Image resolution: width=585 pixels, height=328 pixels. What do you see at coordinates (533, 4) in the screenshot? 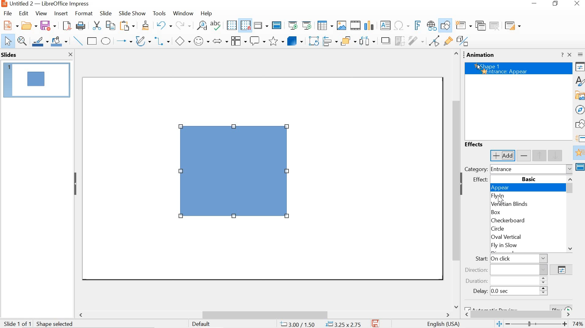
I see `minimize` at bounding box center [533, 4].